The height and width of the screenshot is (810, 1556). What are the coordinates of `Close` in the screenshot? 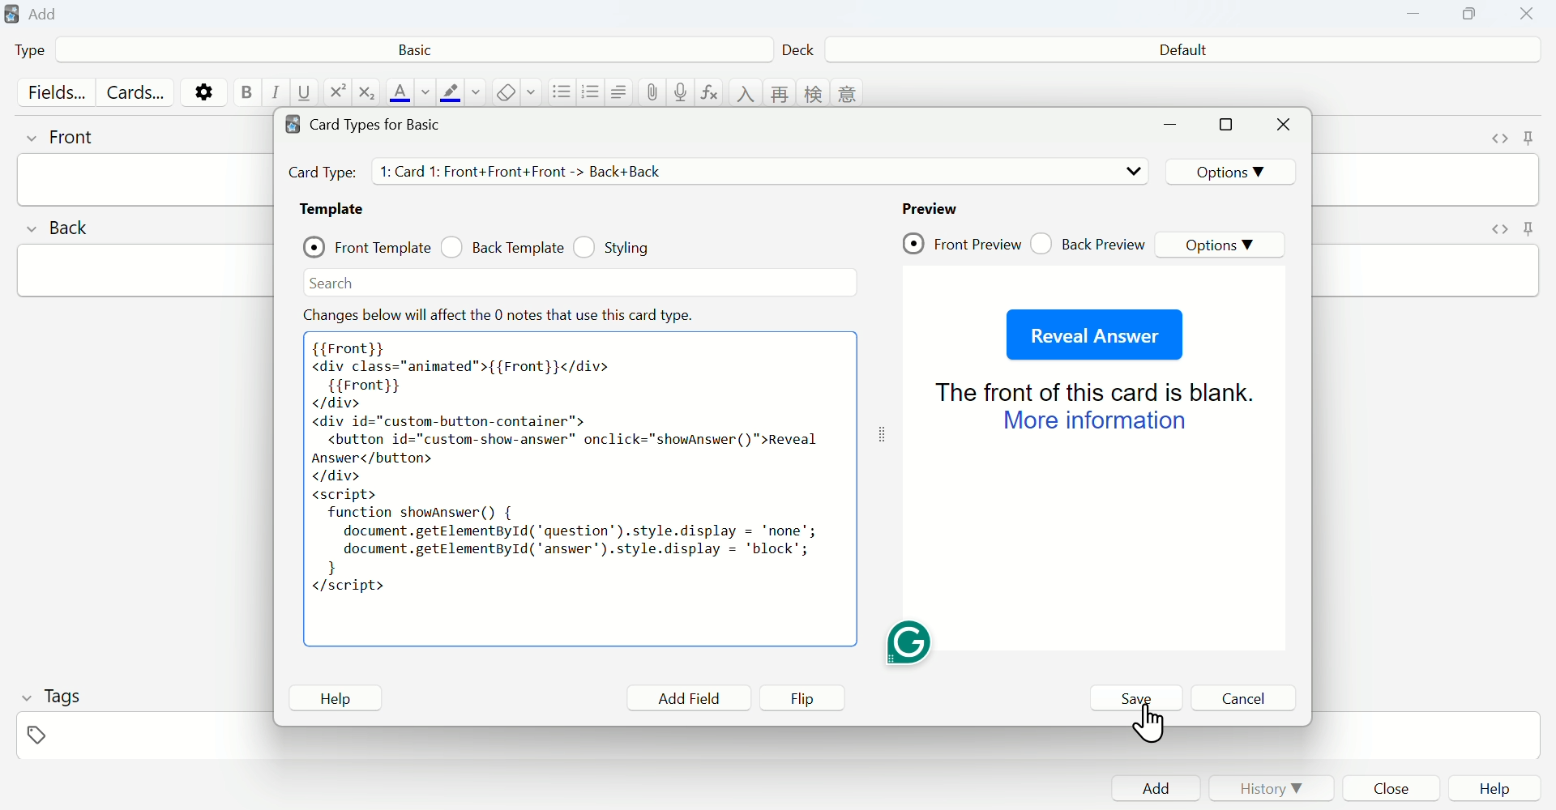 It's located at (1284, 126).